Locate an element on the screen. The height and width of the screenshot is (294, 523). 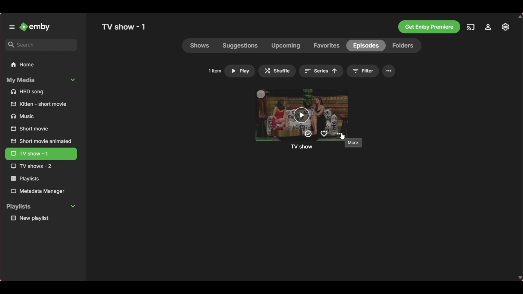
Manage Emby servers is located at coordinates (505, 27).